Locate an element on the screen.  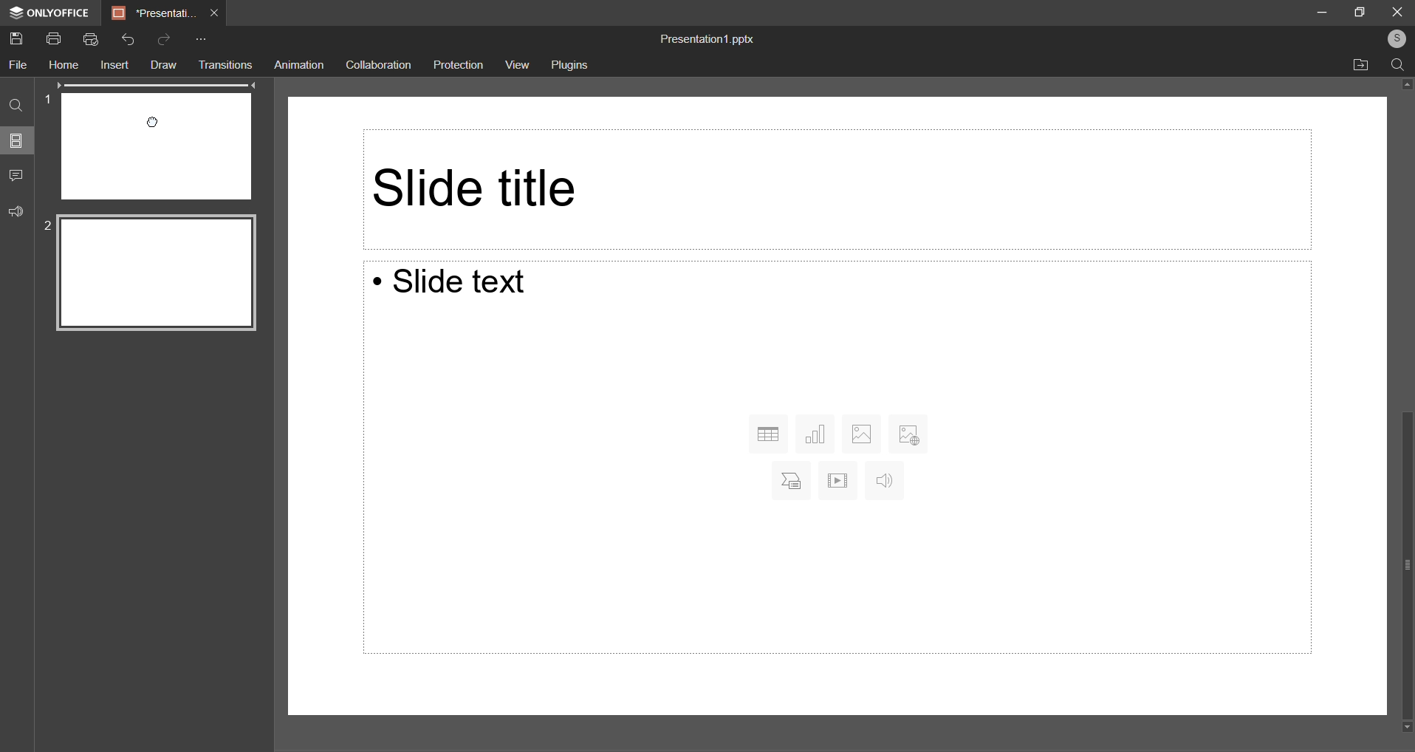
close is located at coordinates (1394, 12).